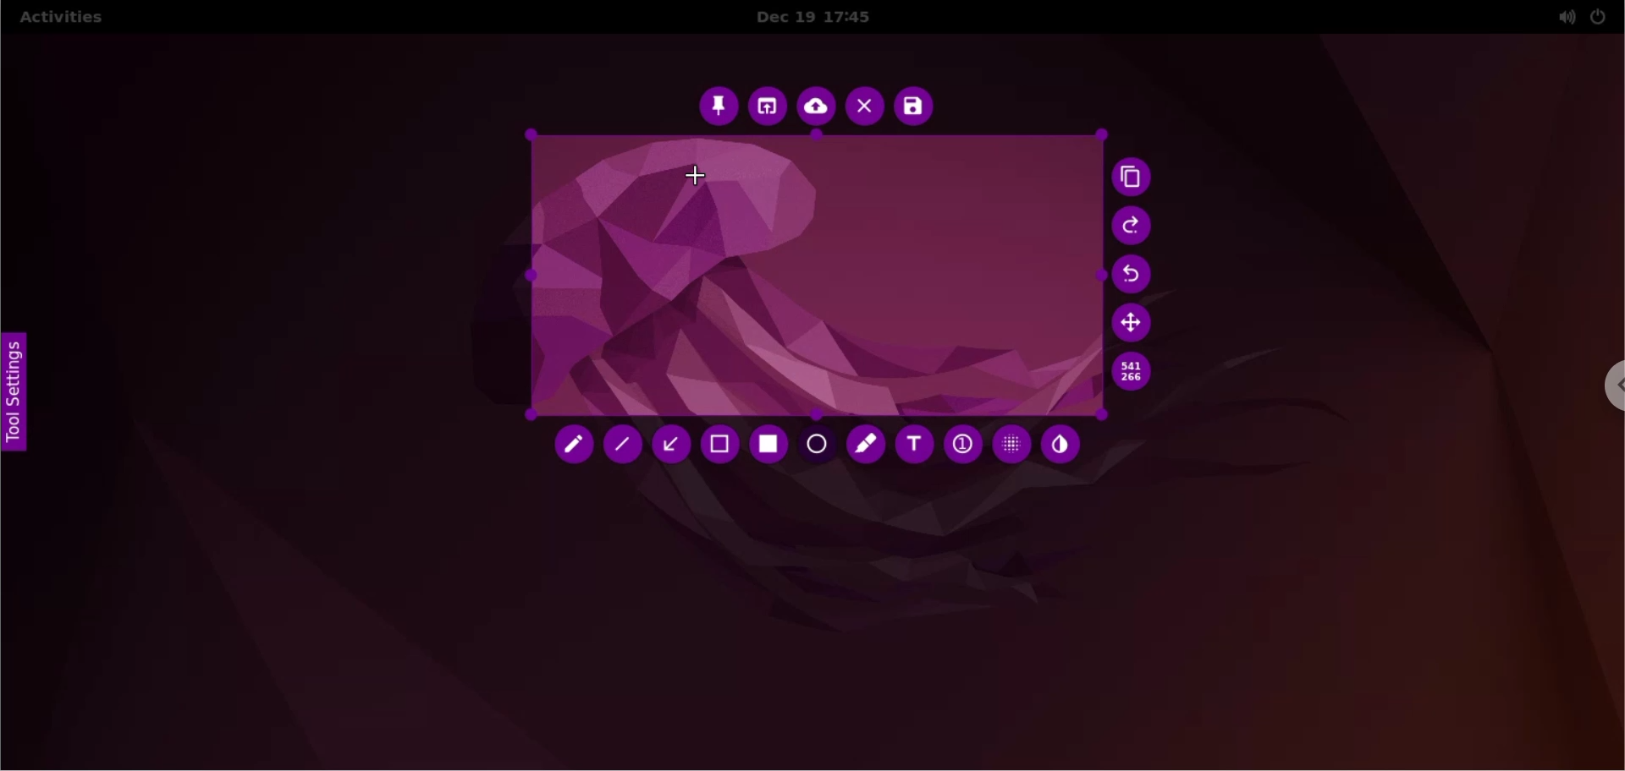 Image resolution: width=1625 pixels, height=771 pixels. What do you see at coordinates (769, 107) in the screenshot?
I see `choose app to open screenshot` at bounding box center [769, 107].